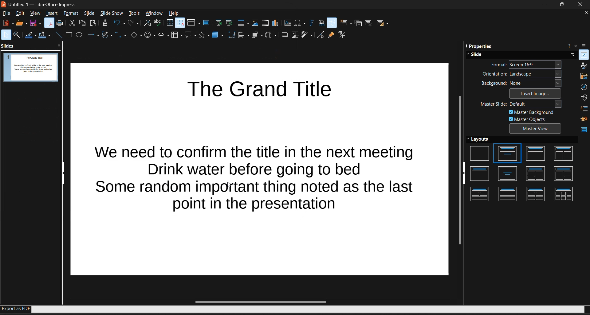 The image size is (590, 315). I want to click on properties, so click(584, 55).